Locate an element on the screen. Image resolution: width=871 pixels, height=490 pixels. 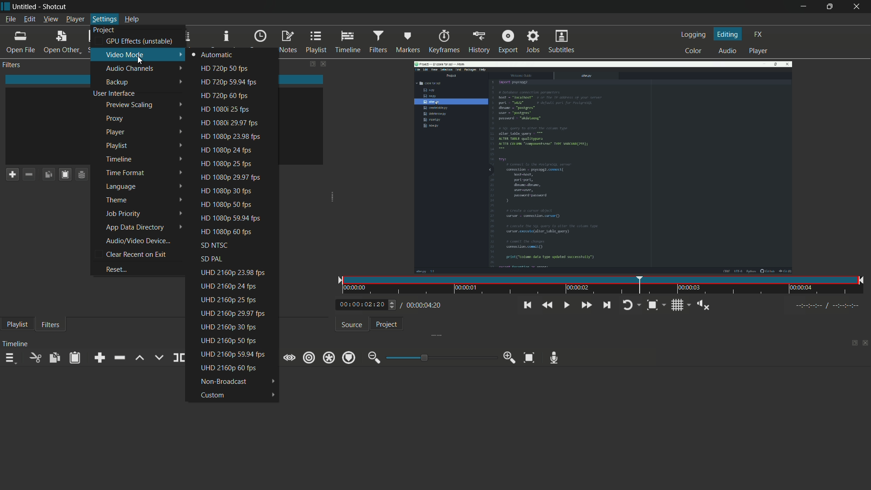
job priority is located at coordinates (146, 214).